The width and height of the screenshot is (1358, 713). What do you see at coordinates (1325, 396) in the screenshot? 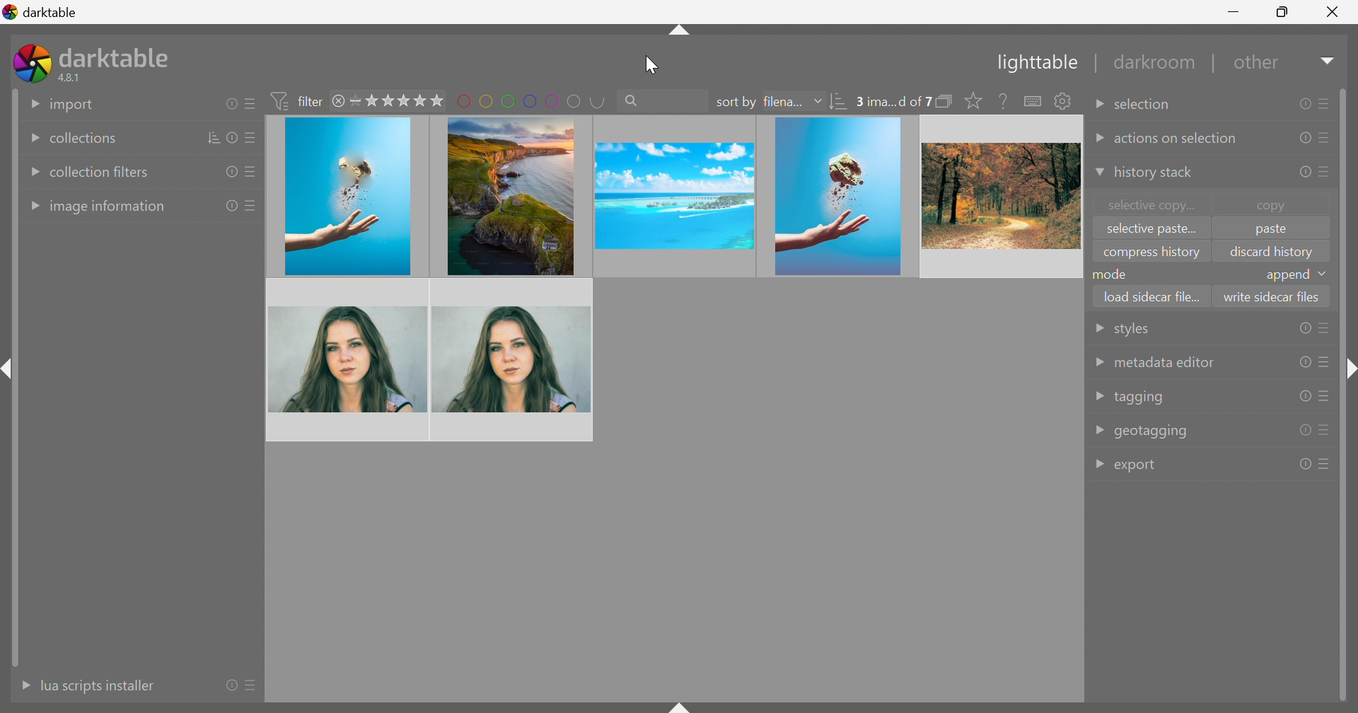
I see `presets` at bounding box center [1325, 396].